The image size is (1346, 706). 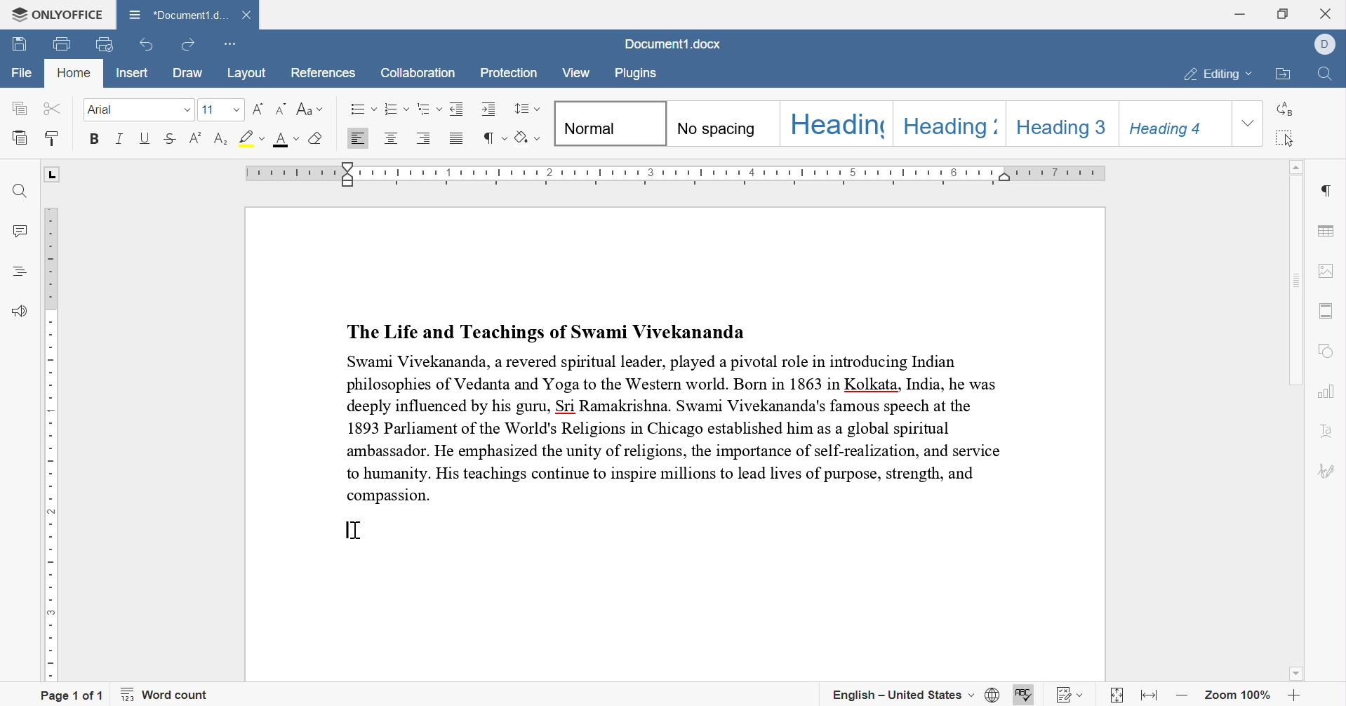 What do you see at coordinates (74, 72) in the screenshot?
I see `home` at bounding box center [74, 72].